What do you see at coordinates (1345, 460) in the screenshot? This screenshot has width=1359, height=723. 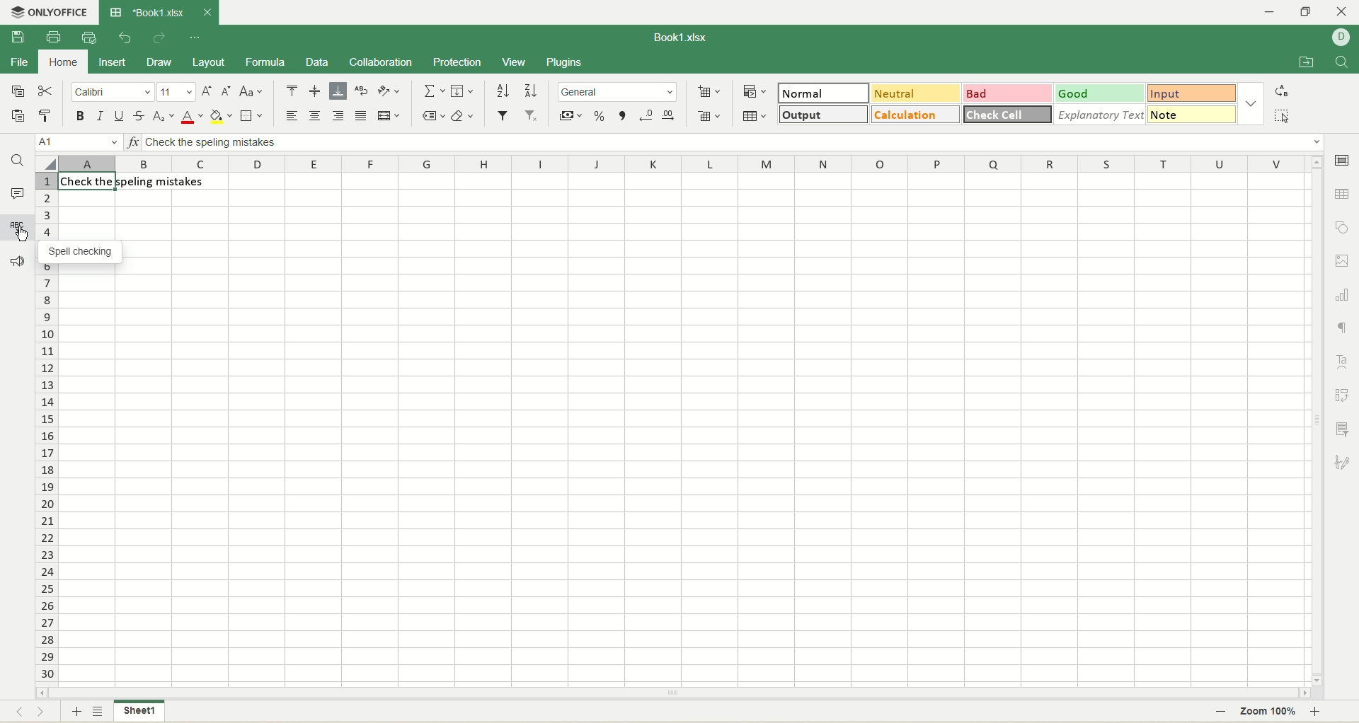 I see `signature settings` at bounding box center [1345, 460].